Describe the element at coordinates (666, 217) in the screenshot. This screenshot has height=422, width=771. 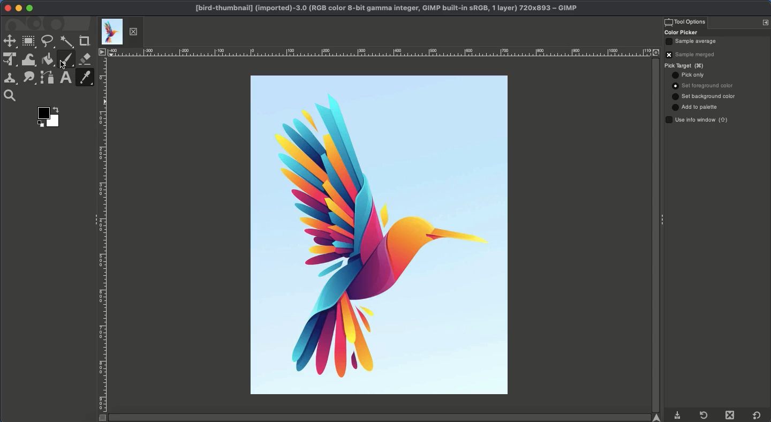
I see `Collapse` at that location.